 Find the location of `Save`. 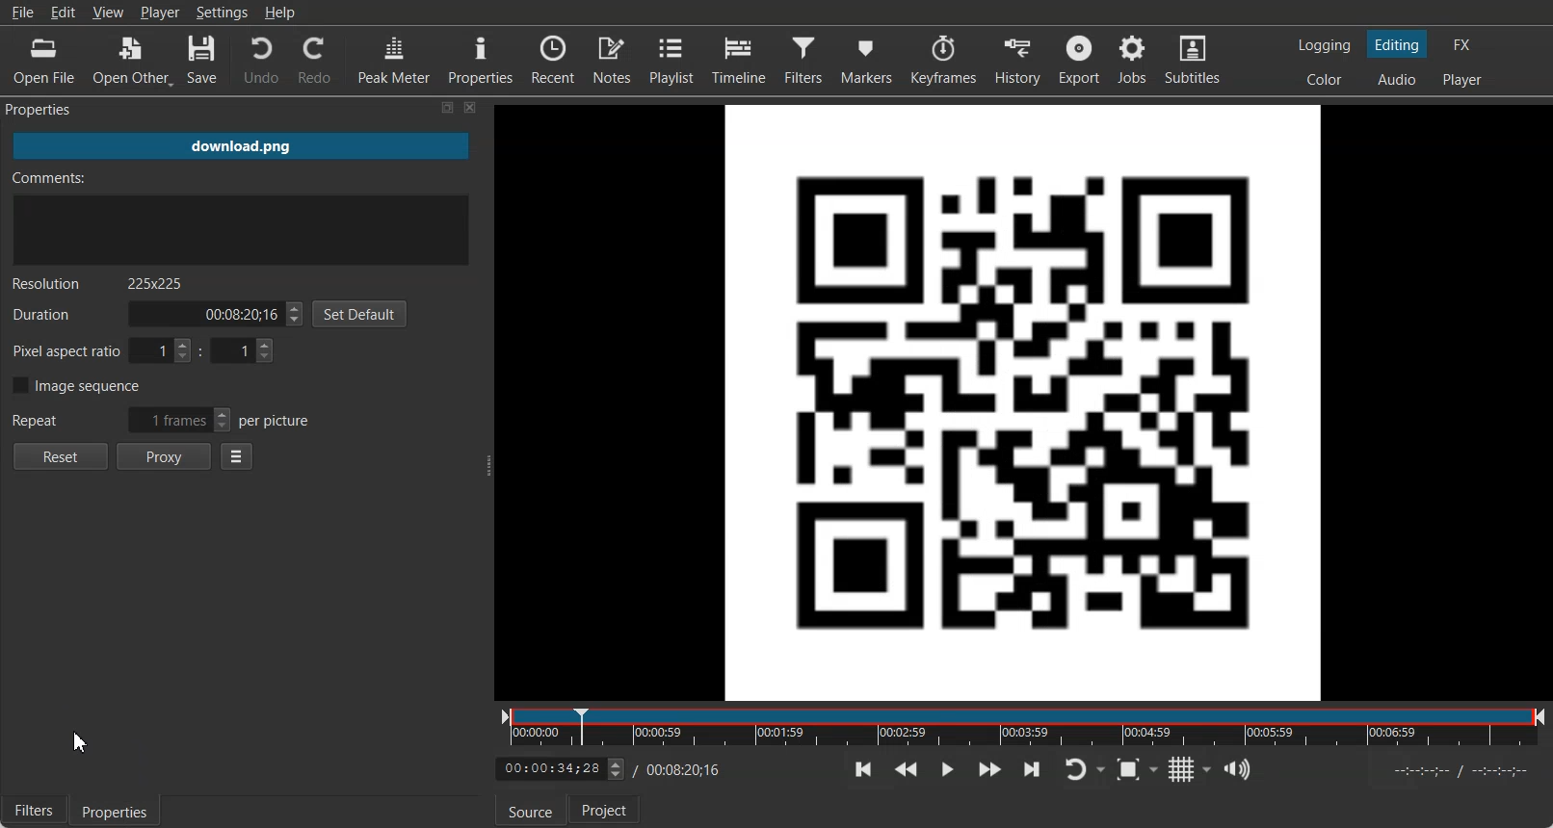

Save is located at coordinates (205, 60).